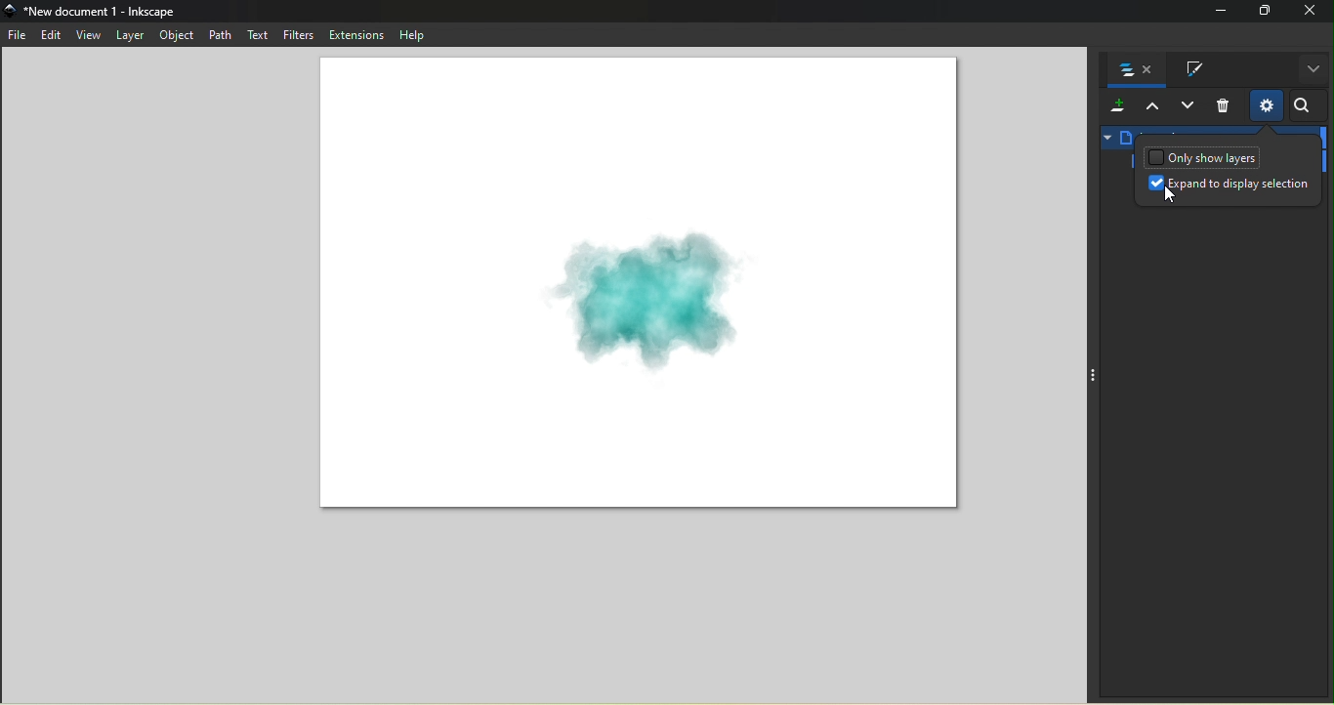  Describe the element at coordinates (1216, 12) in the screenshot. I see `Minimize` at that location.